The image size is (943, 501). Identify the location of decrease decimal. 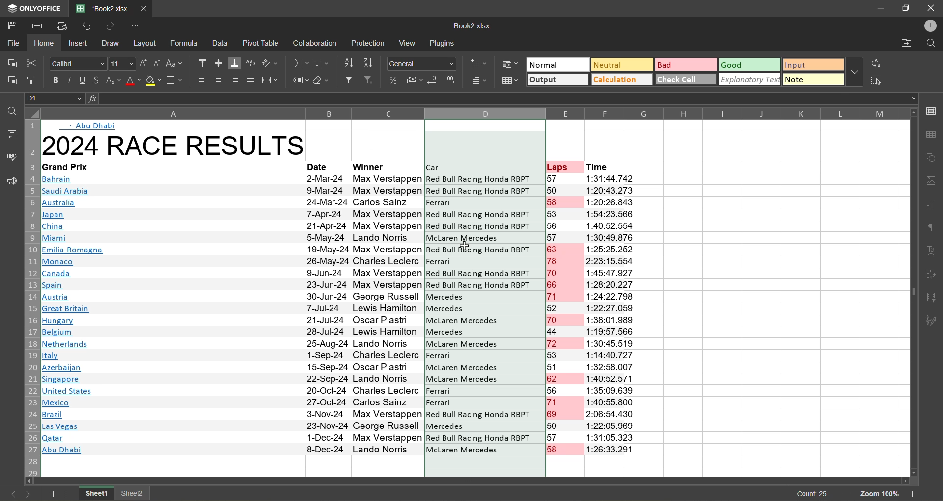
(432, 80).